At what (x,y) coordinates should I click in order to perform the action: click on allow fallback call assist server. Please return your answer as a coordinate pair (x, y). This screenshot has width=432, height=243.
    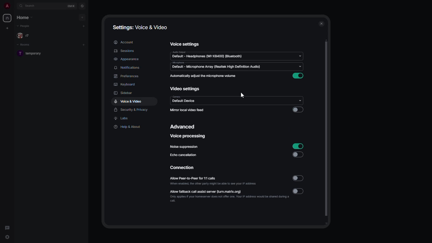
    Looking at the image, I should click on (229, 196).